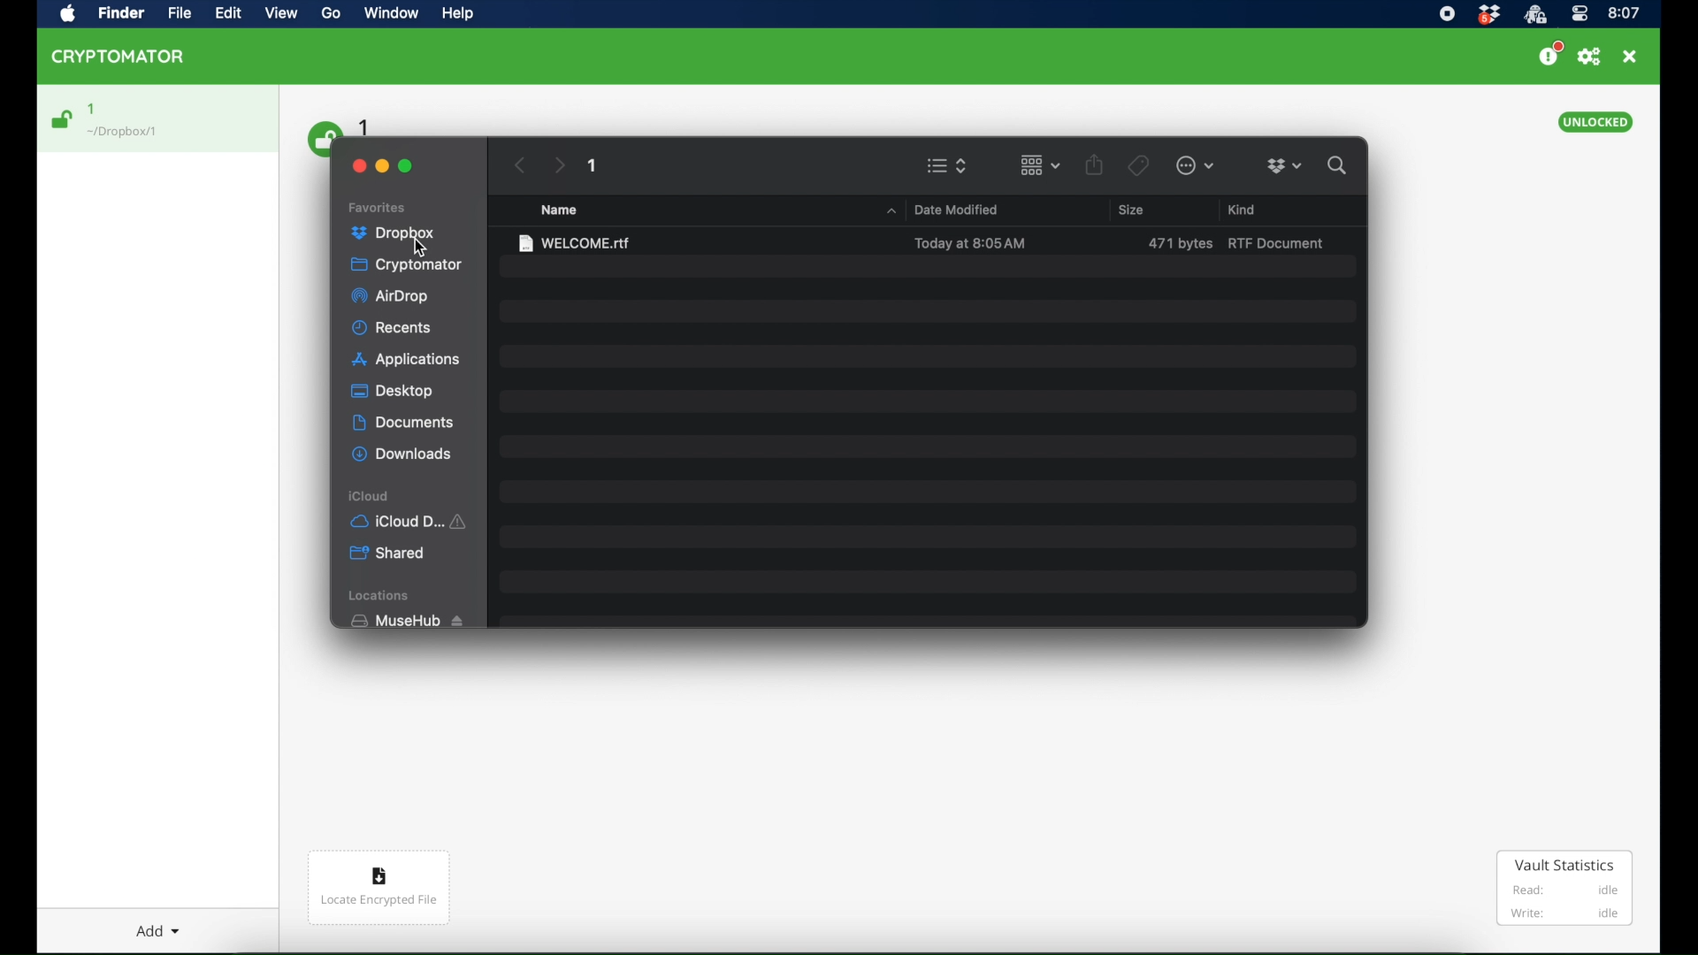 This screenshot has width=1698, height=955. I want to click on more options, so click(1196, 165).